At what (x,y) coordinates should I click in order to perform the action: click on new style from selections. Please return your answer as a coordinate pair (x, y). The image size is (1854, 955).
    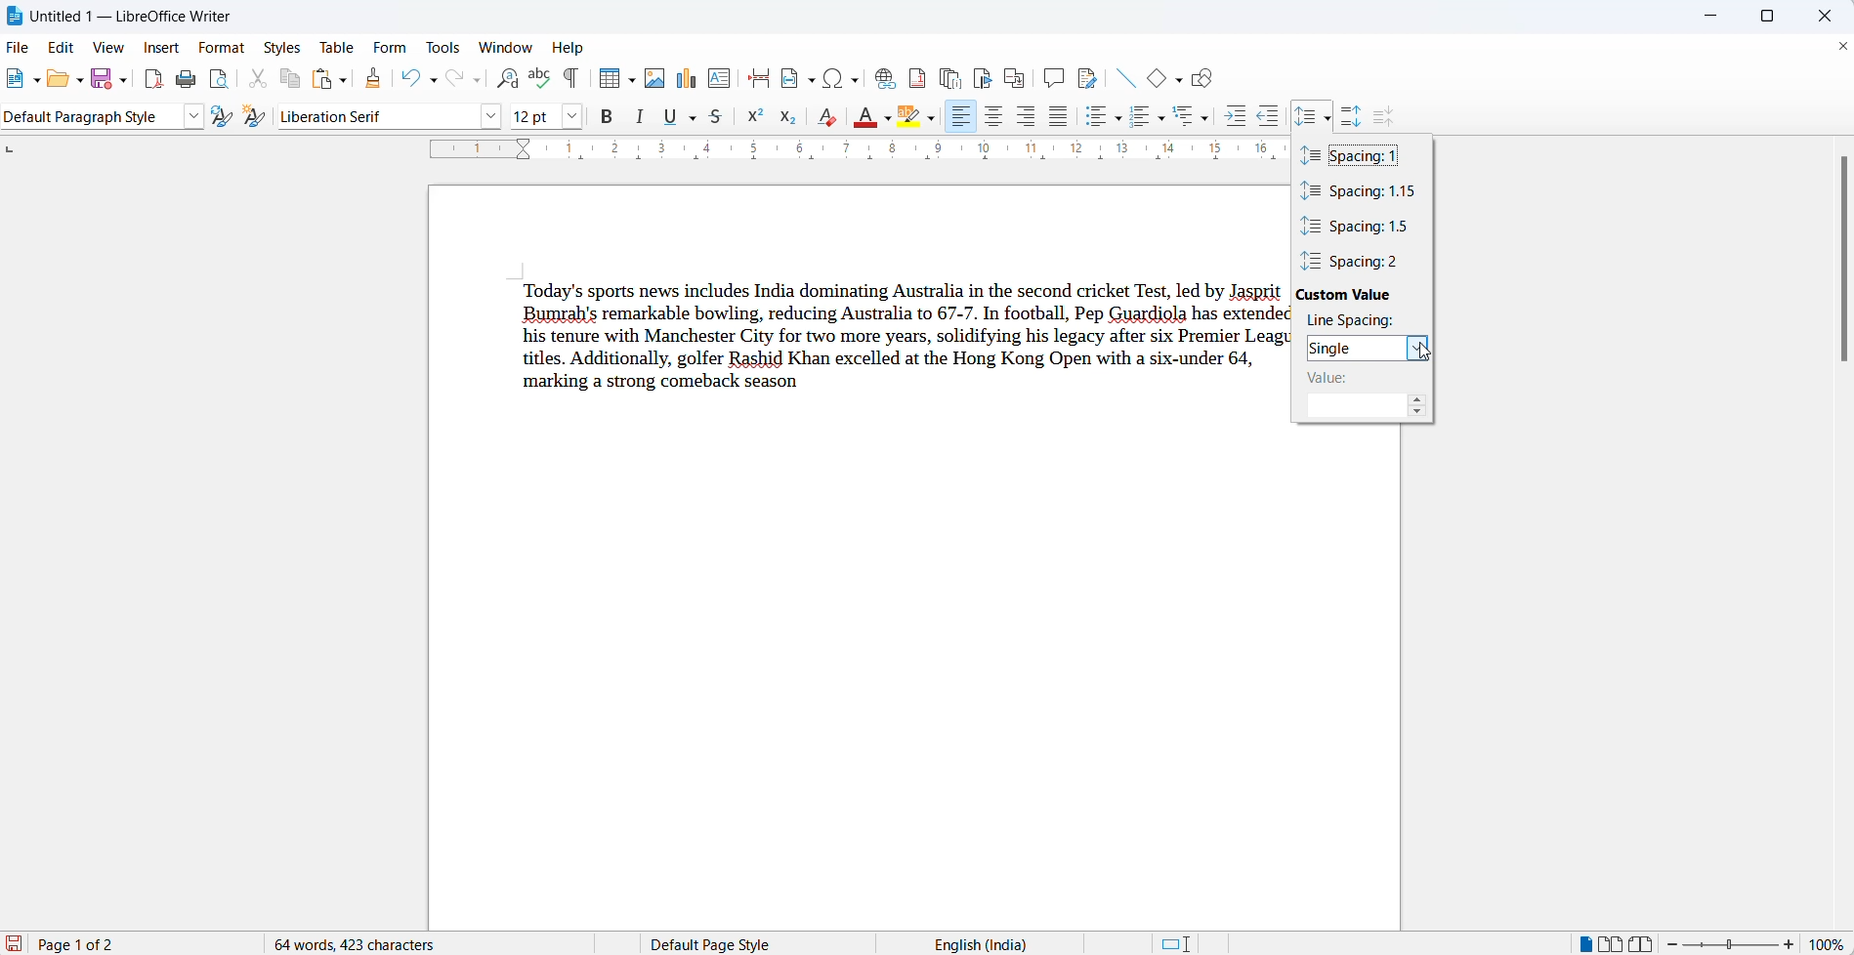
    Looking at the image, I should click on (255, 115).